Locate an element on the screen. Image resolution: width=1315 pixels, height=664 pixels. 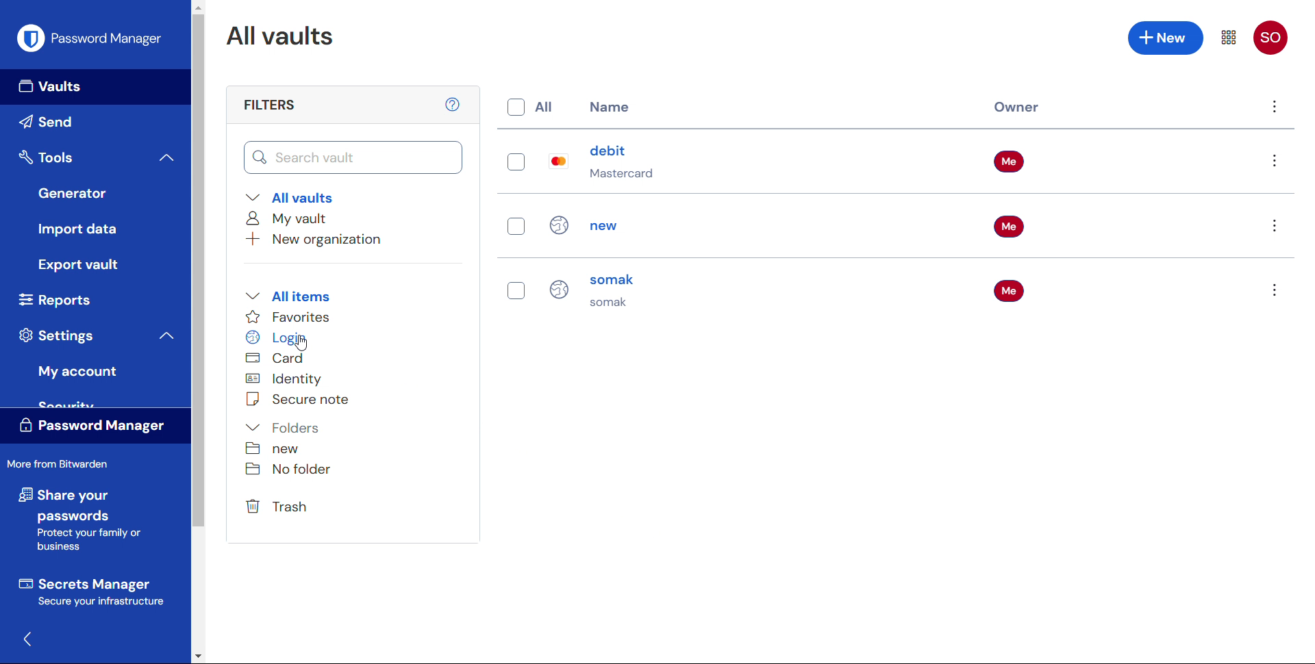
Options is located at coordinates (1277, 290).